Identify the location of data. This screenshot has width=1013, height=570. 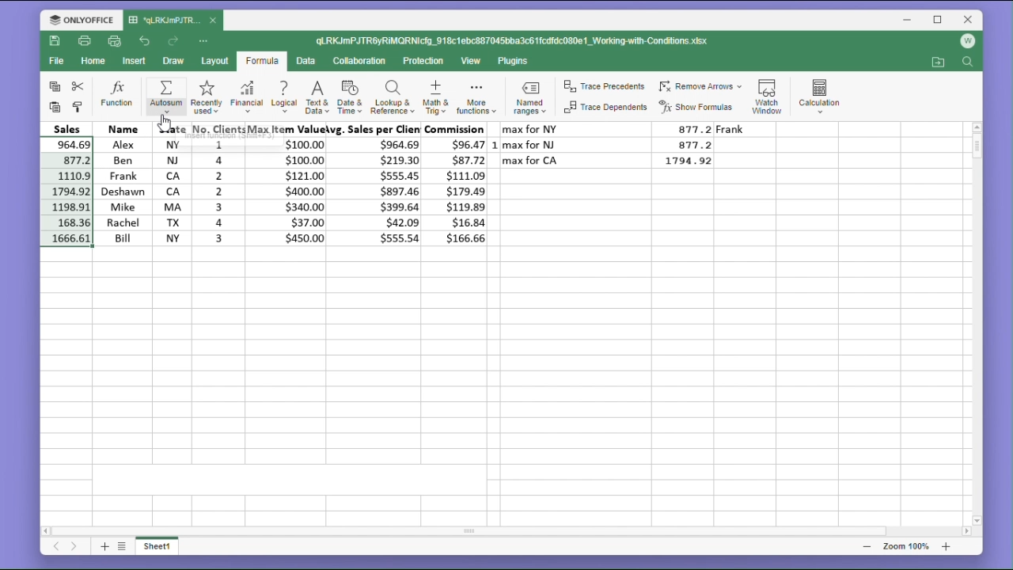
(309, 61).